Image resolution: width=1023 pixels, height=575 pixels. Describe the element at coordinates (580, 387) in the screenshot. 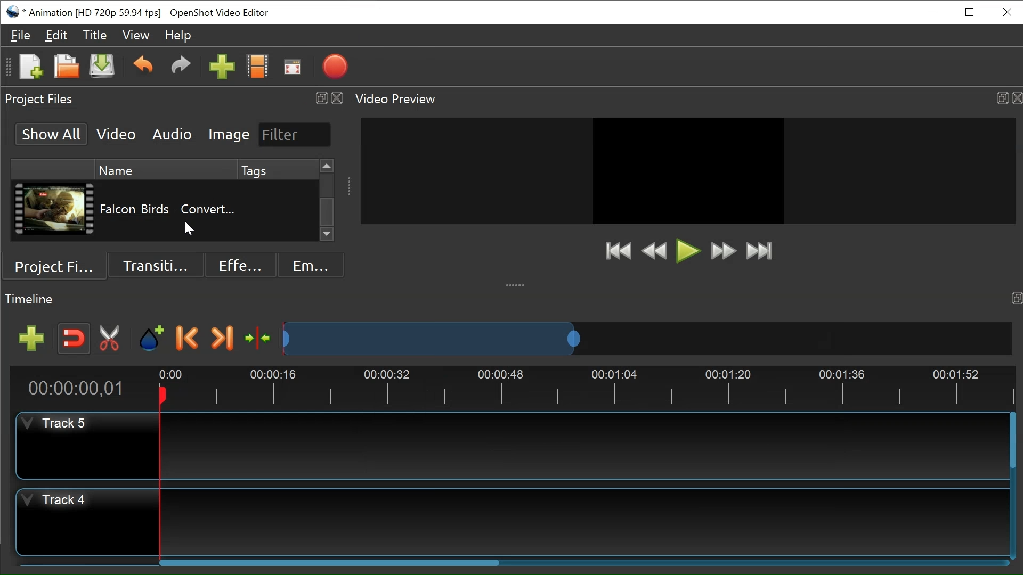

I see `Timeline` at that location.